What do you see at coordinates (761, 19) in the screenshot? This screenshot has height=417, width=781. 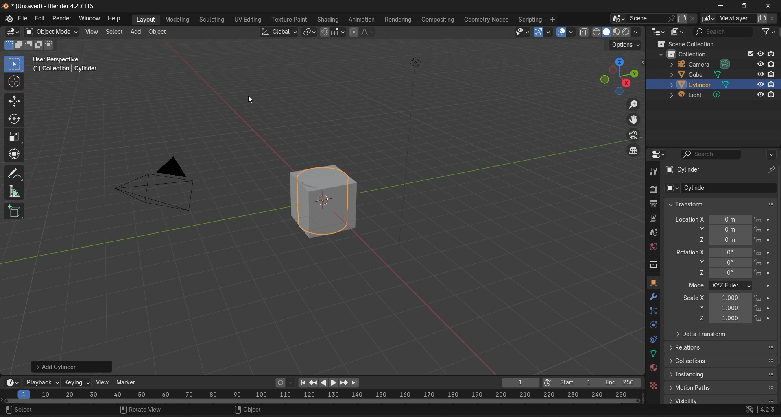 I see `add view layer` at bounding box center [761, 19].